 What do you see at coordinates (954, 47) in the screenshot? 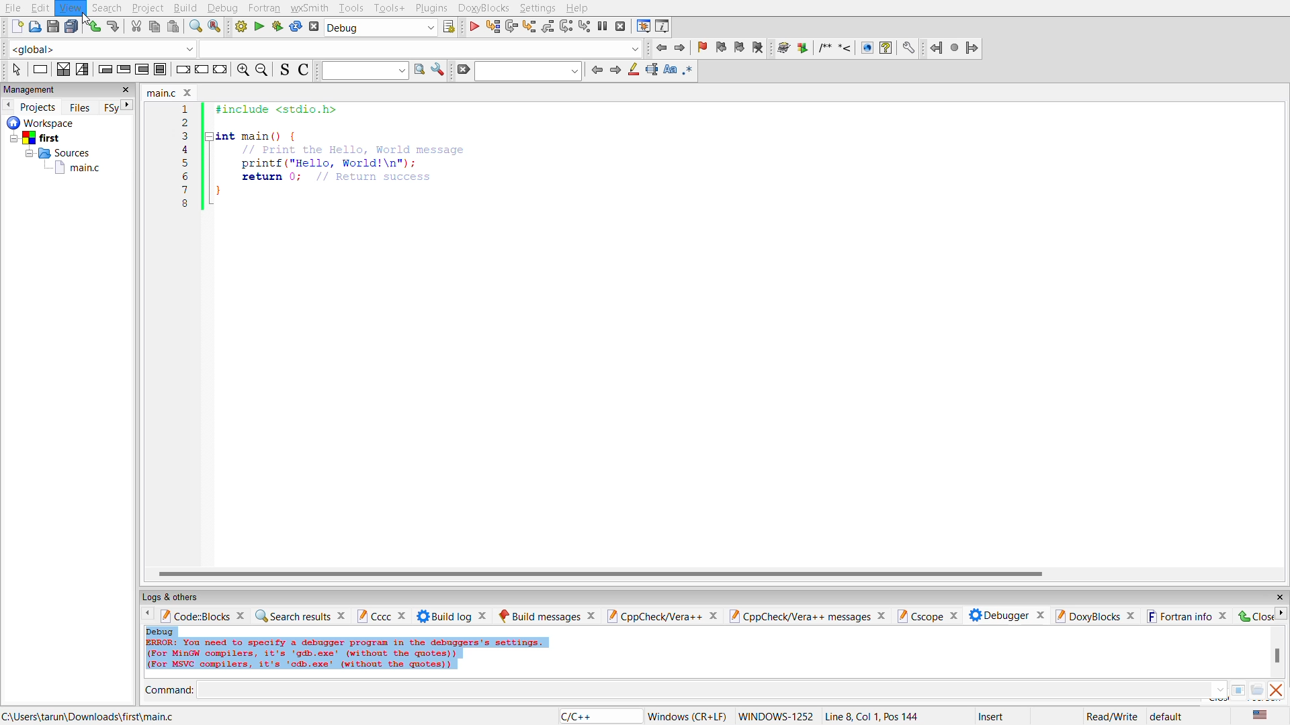
I see `fortran project` at bounding box center [954, 47].